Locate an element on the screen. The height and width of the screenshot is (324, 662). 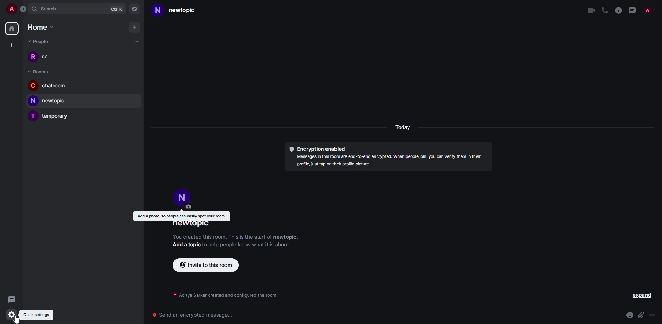
people is located at coordinates (40, 41).